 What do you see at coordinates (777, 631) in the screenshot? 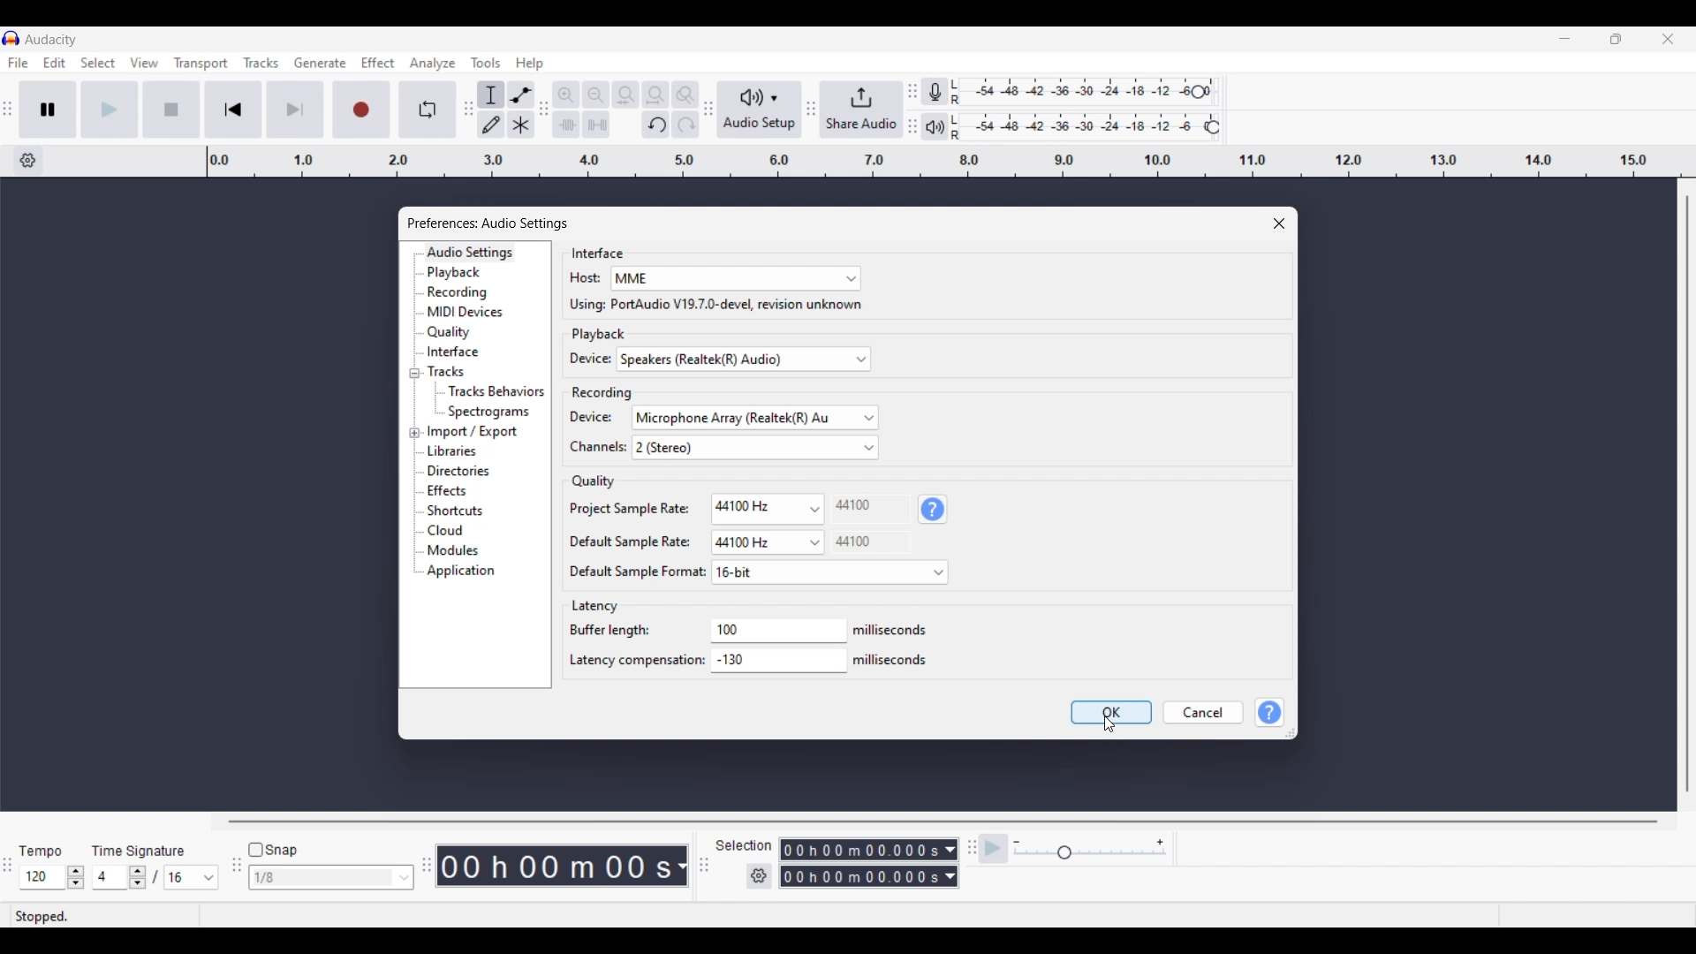
I see `Input box for buffer length` at bounding box center [777, 631].